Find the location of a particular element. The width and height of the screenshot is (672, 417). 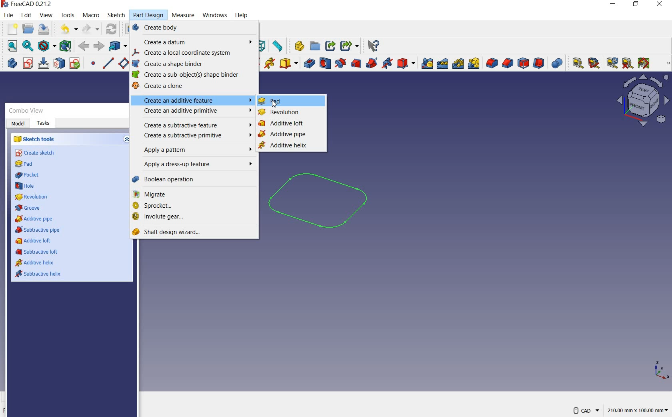

clear all is located at coordinates (628, 64).